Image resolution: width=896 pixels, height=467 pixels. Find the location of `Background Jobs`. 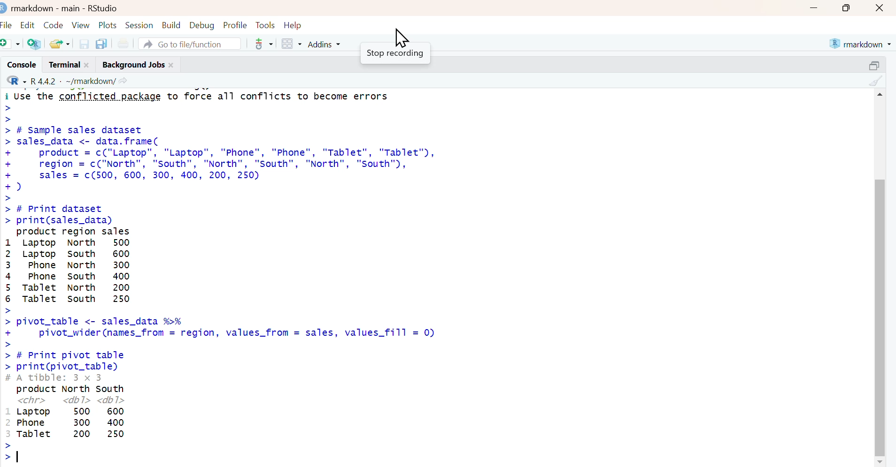

Background Jobs is located at coordinates (132, 64).